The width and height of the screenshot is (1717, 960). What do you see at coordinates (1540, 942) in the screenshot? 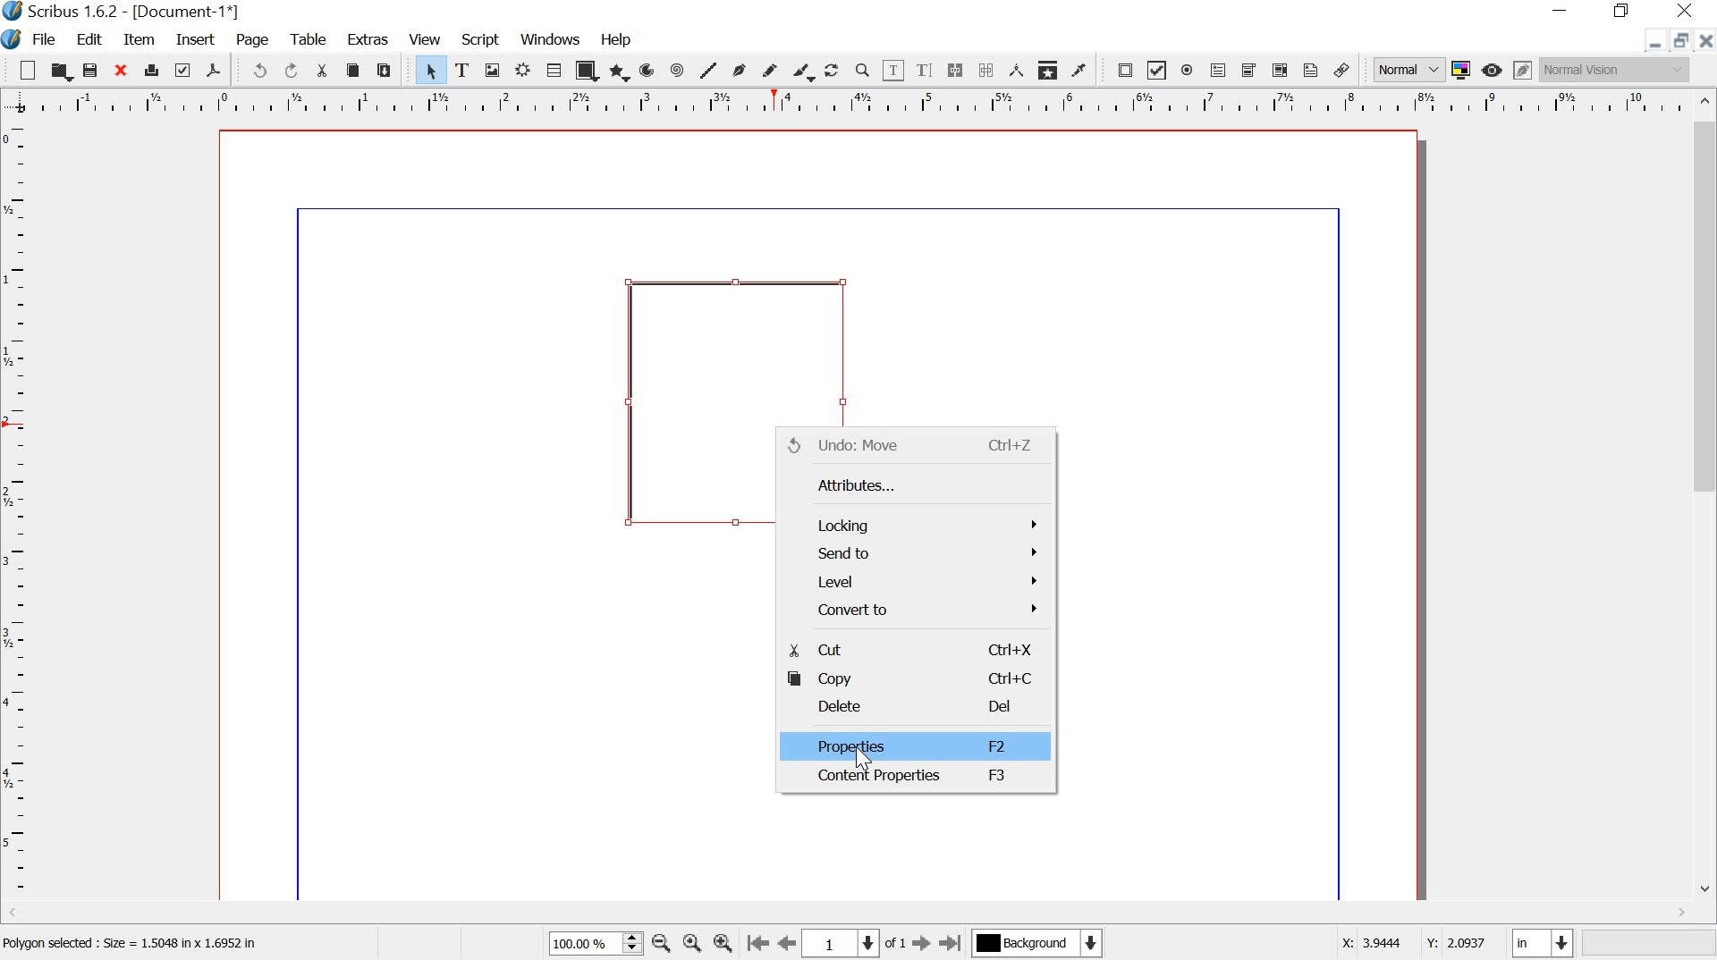
I see `in` at bounding box center [1540, 942].